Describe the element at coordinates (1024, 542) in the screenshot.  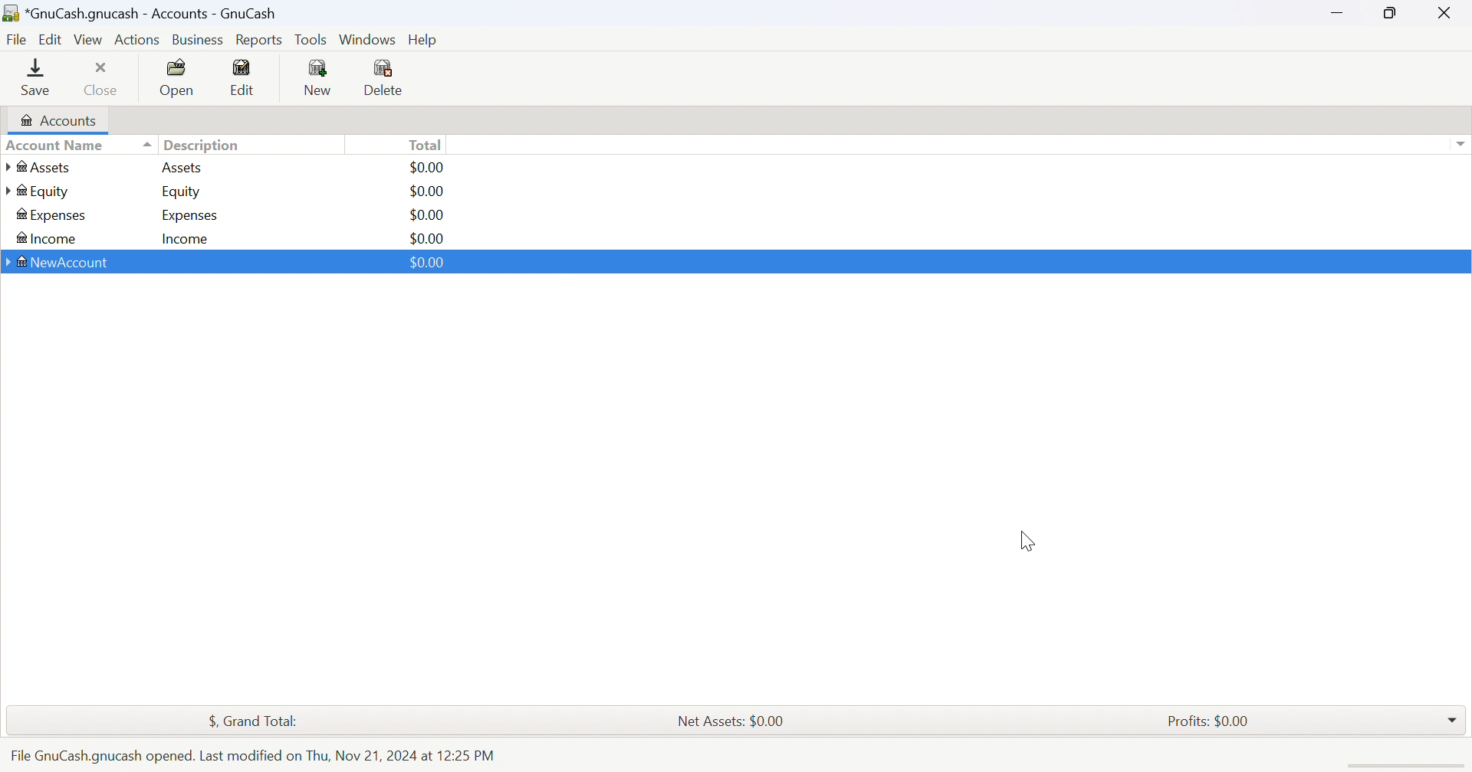
I see `Cursor` at that location.